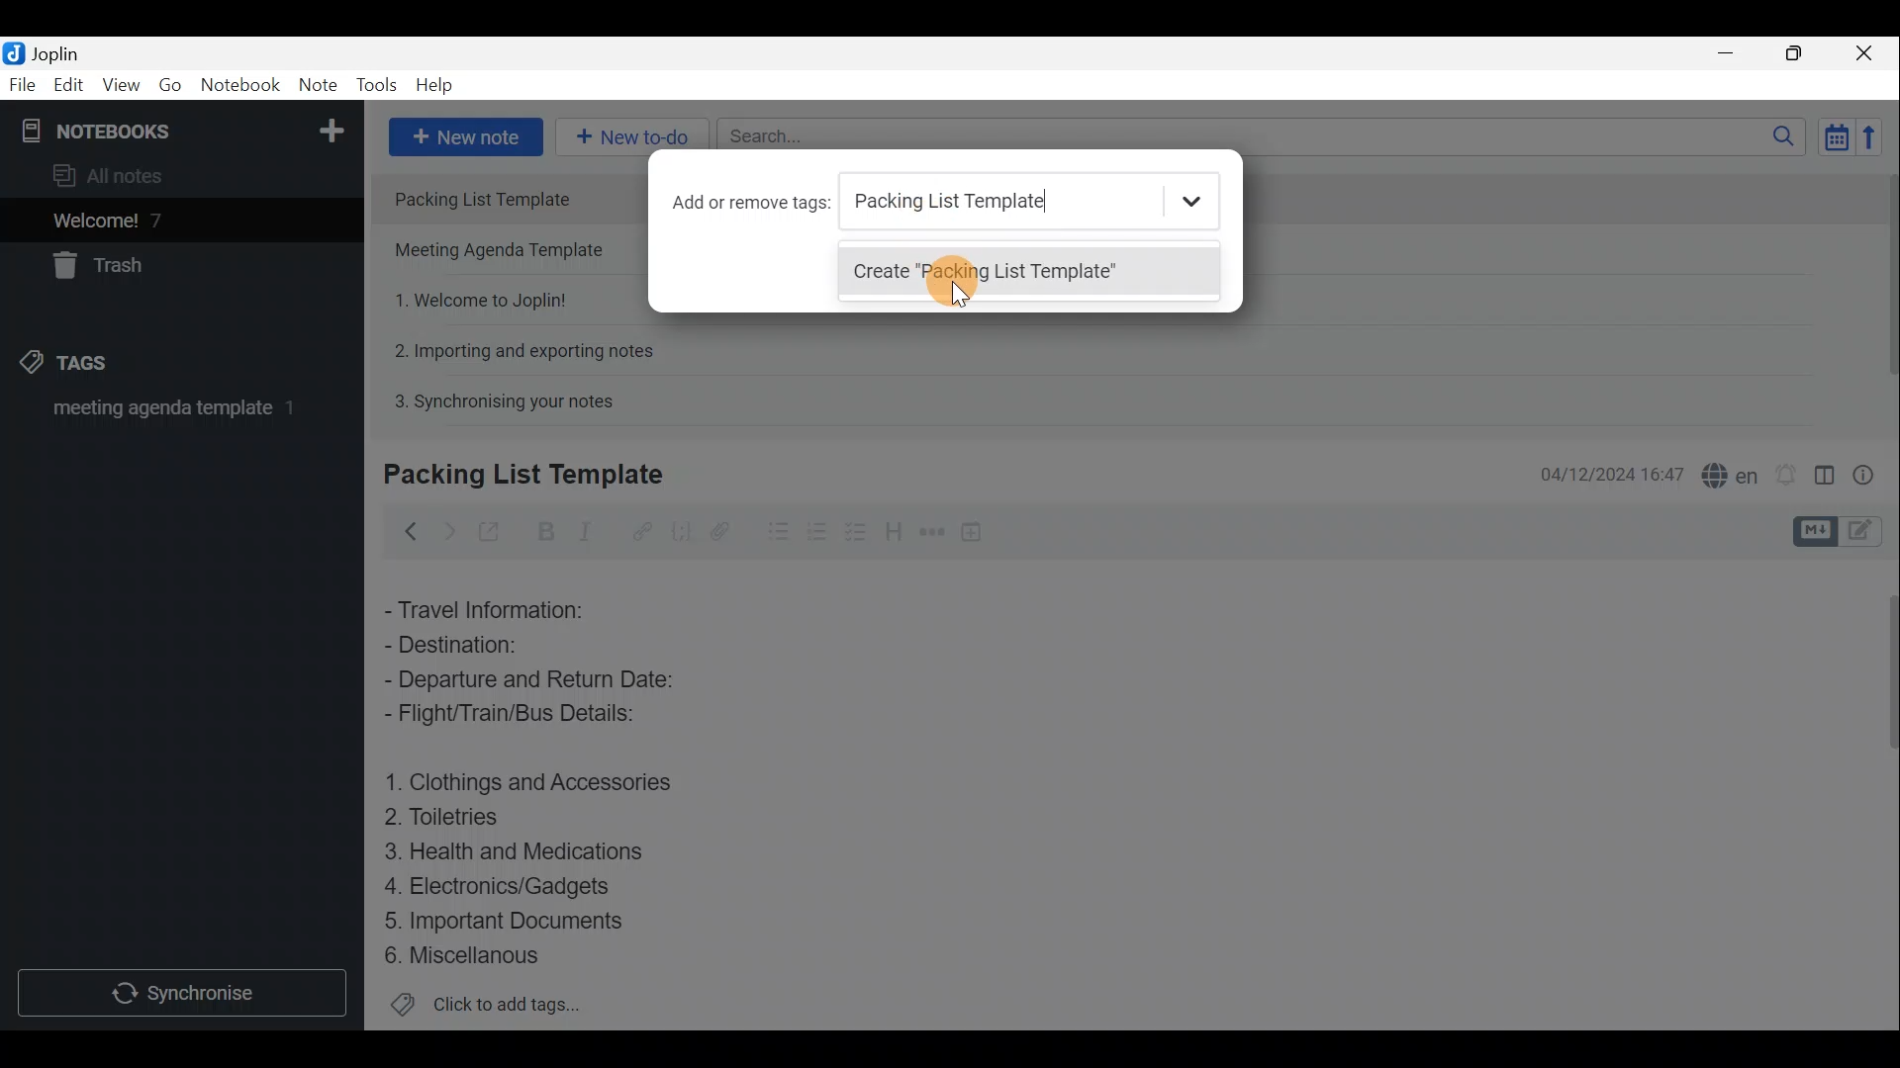  Describe the element at coordinates (512, 476) in the screenshot. I see `Creating new note` at that location.